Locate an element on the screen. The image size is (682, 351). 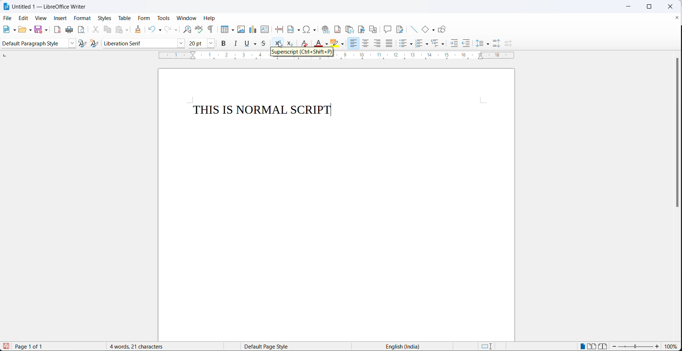
paragraph style is located at coordinates (33, 44).